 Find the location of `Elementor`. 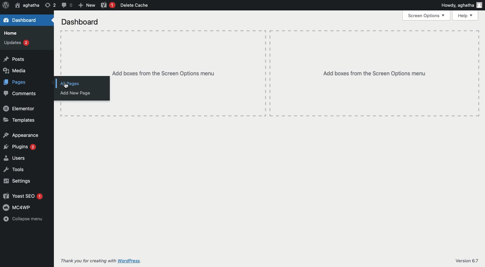

Elementor is located at coordinates (20, 109).